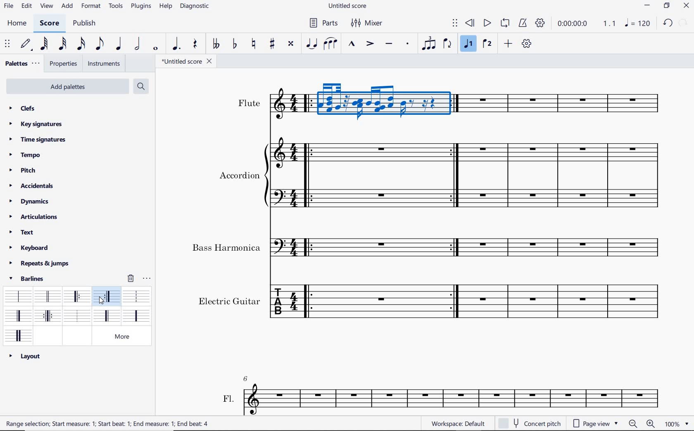  What do you see at coordinates (382, 246) in the screenshot?
I see `Instrument: Electric guitar` at bounding box center [382, 246].